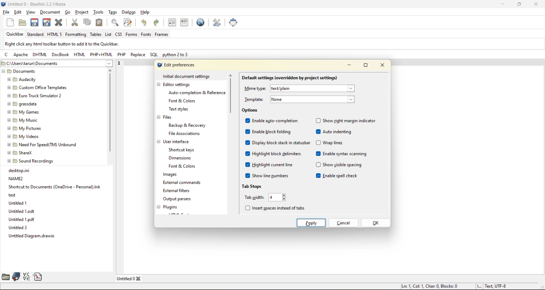 This screenshot has width=545, height=290. Describe the element at coordinates (119, 33) in the screenshot. I see `css` at that location.